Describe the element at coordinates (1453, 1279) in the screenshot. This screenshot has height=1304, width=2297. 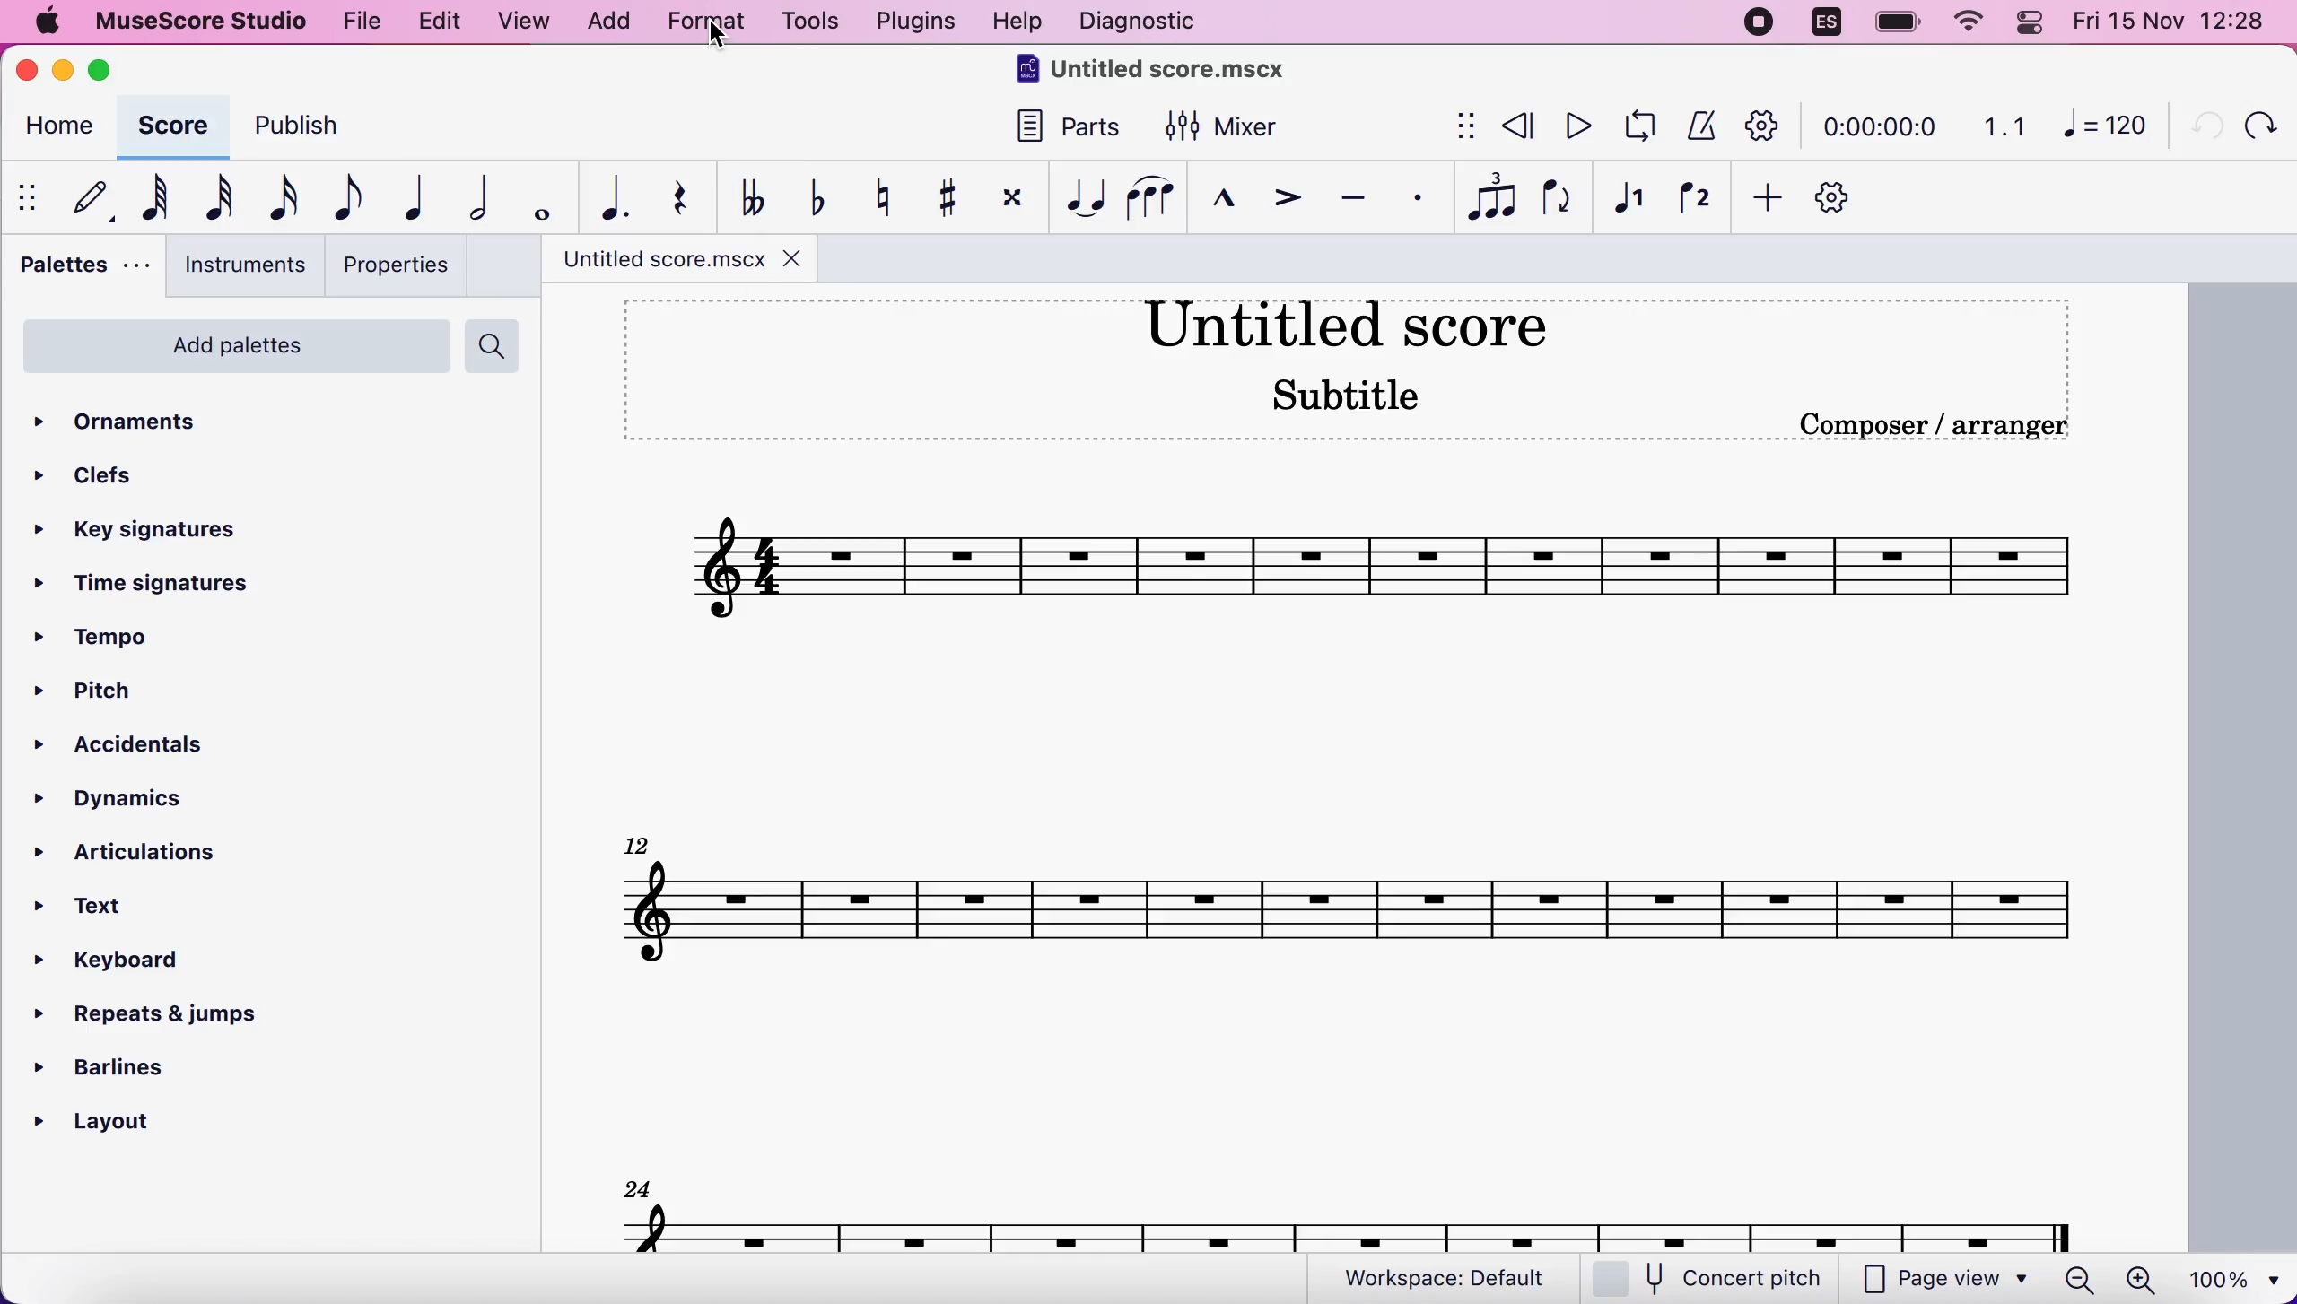
I see `workspace: default` at that location.